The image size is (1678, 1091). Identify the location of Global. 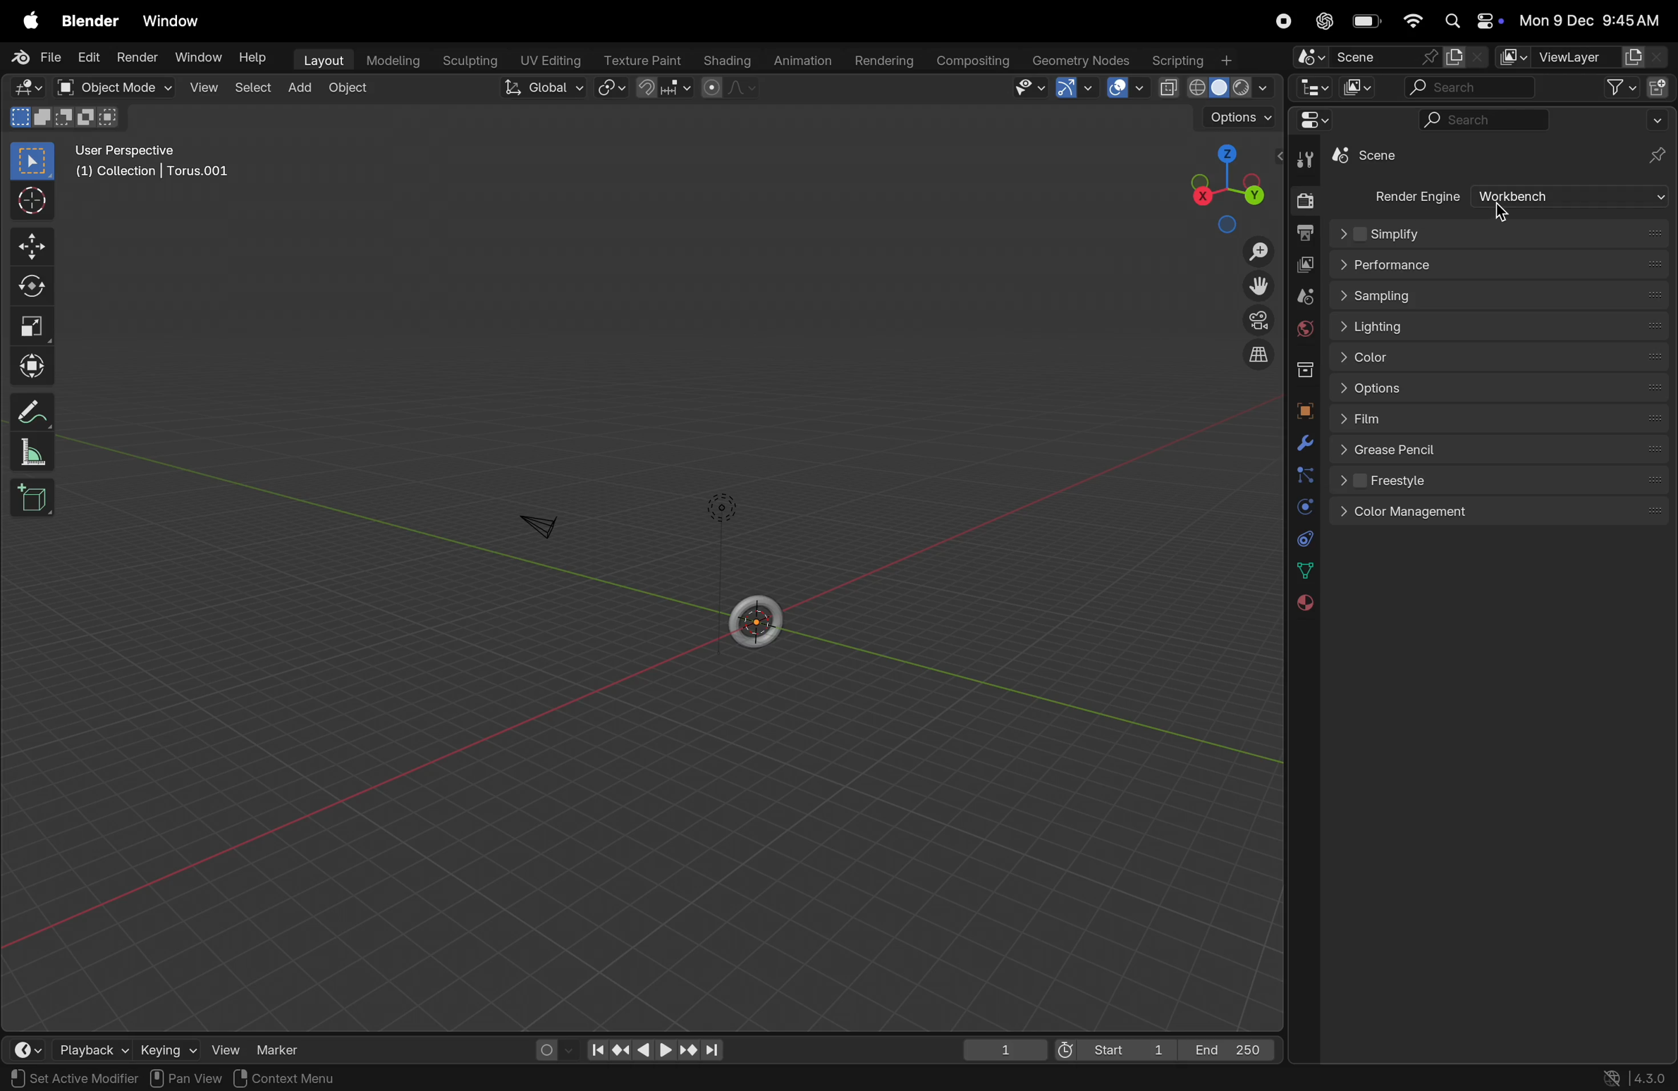
(541, 89).